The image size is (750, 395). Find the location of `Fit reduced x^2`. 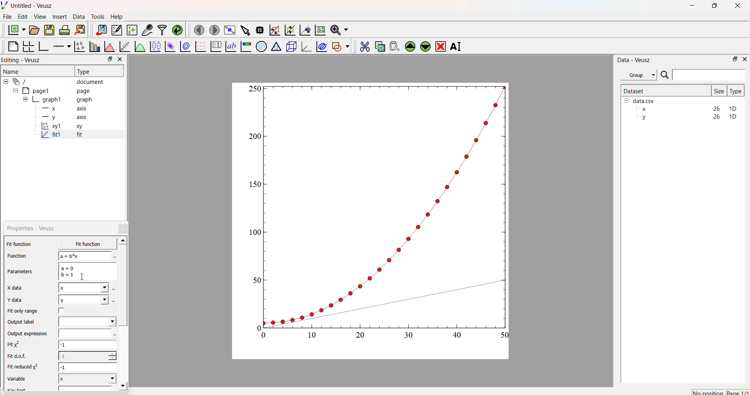

Fit reduced x^2 is located at coordinates (24, 367).